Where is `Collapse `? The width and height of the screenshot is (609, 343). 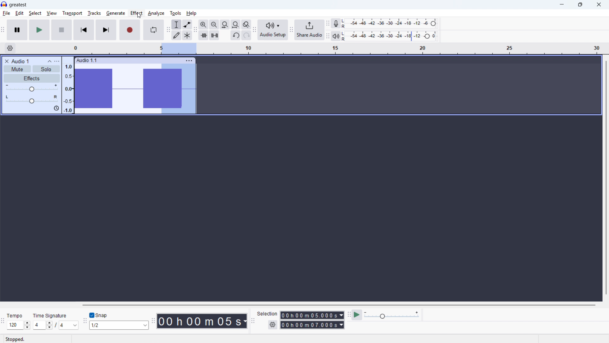
Collapse  is located at coordinates (49, 61).